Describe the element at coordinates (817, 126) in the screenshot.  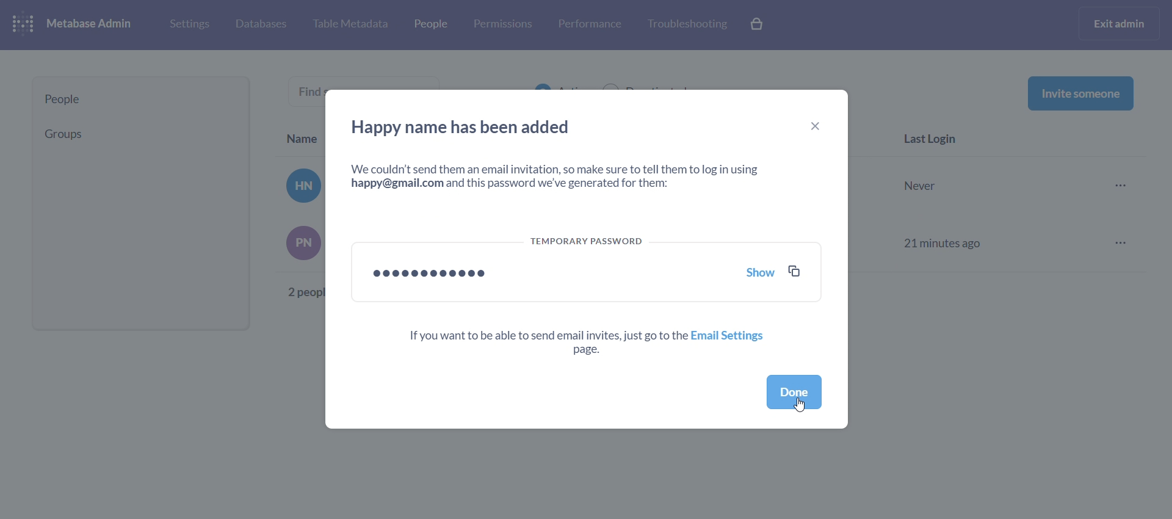
I see `close` at that location.